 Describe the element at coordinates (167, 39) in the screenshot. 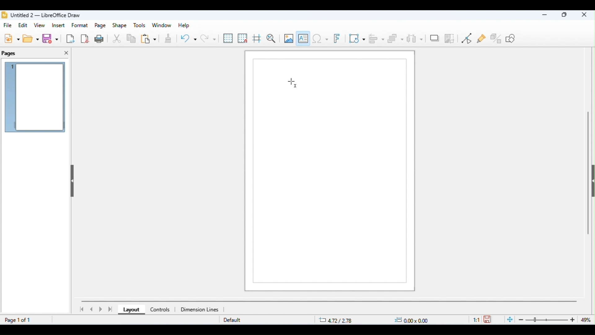

I see `clone` at that location.